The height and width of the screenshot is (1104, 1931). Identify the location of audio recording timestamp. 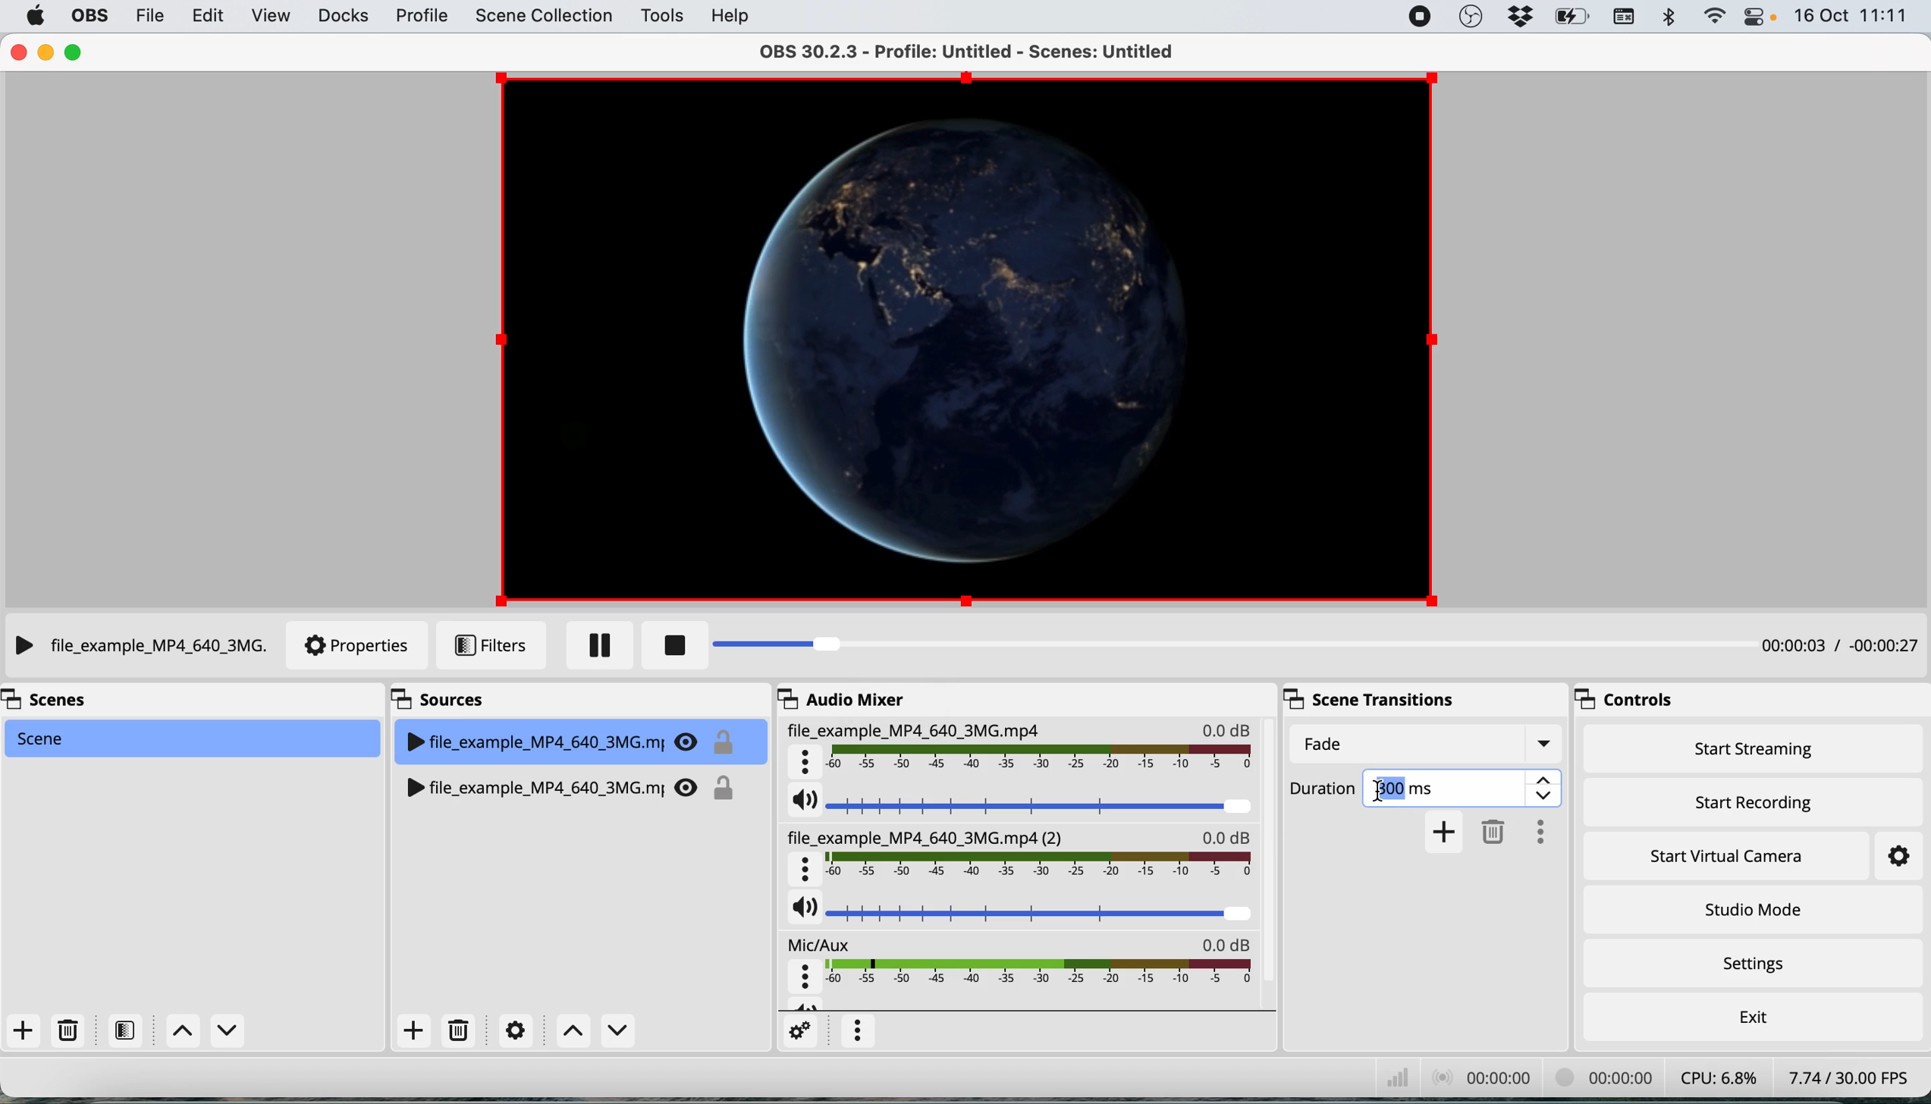
(1471, 1077).